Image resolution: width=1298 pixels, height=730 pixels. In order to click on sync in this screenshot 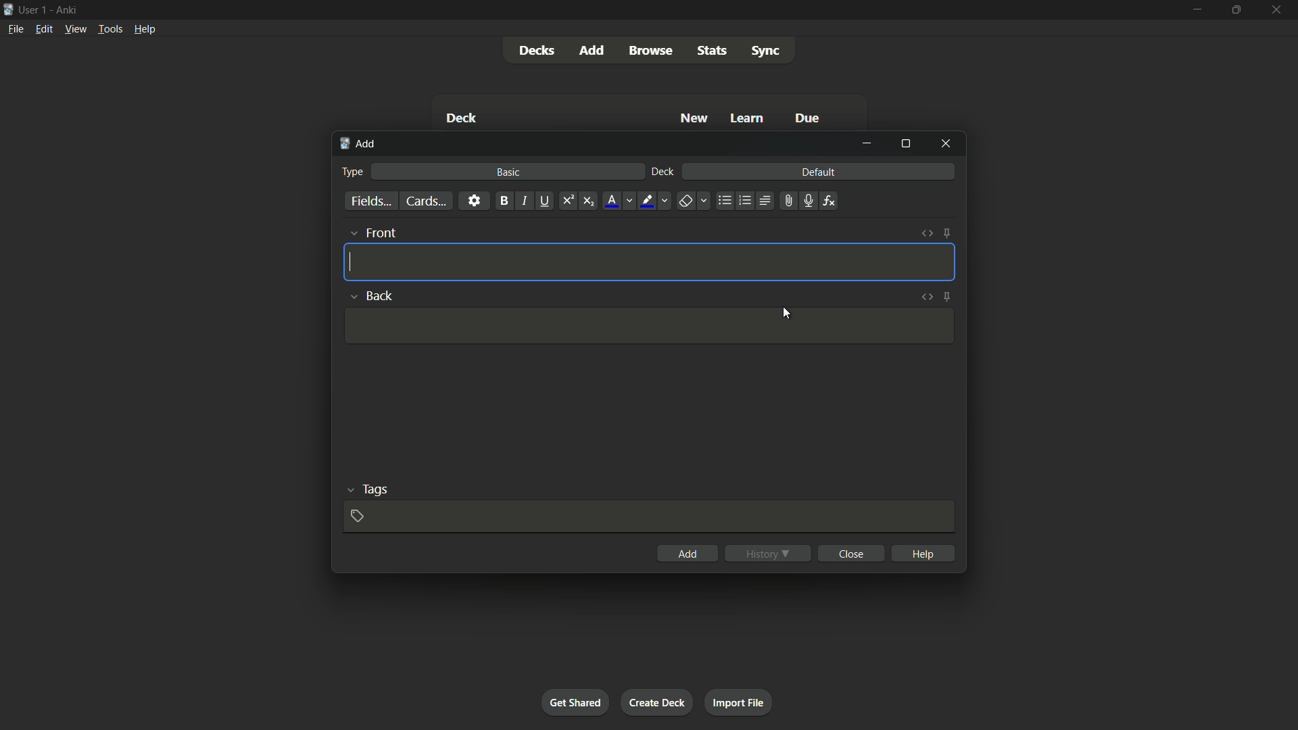, I will do `click(767, 51)`.